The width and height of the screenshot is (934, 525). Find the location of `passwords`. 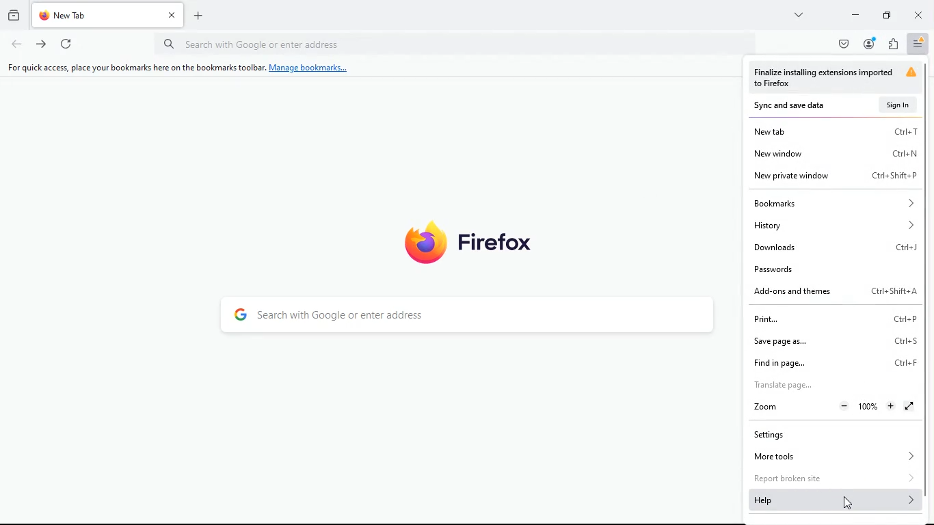

passwords is located at coordinates (831, 269).